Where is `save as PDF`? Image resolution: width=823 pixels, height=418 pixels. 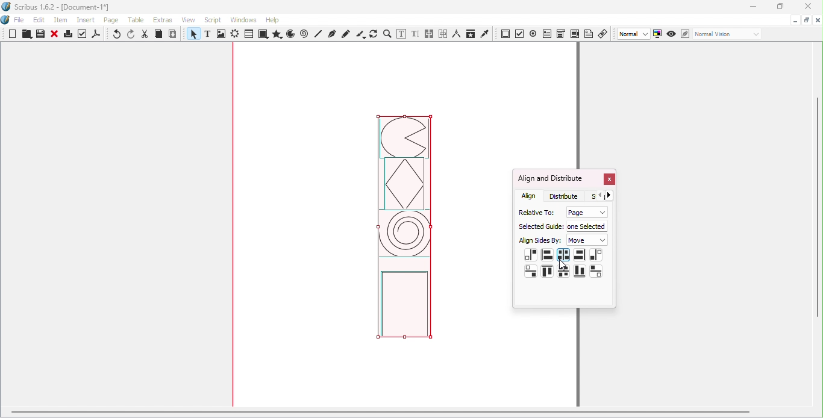 save as PDF is located at coordinates (97, 36).